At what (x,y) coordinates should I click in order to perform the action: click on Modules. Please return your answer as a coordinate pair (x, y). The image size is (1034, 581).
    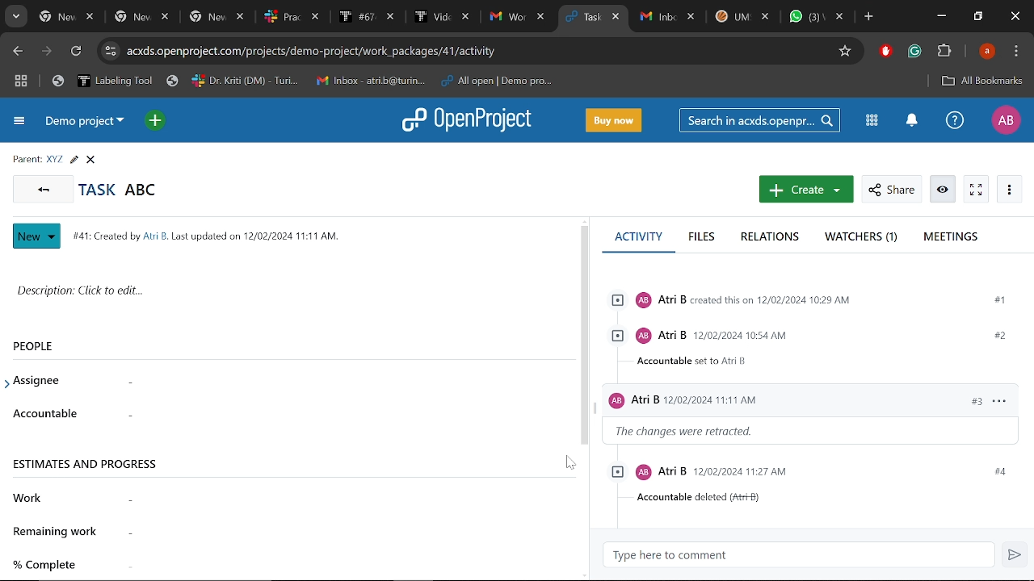
    Looking at the image, I should click on (869, 119).